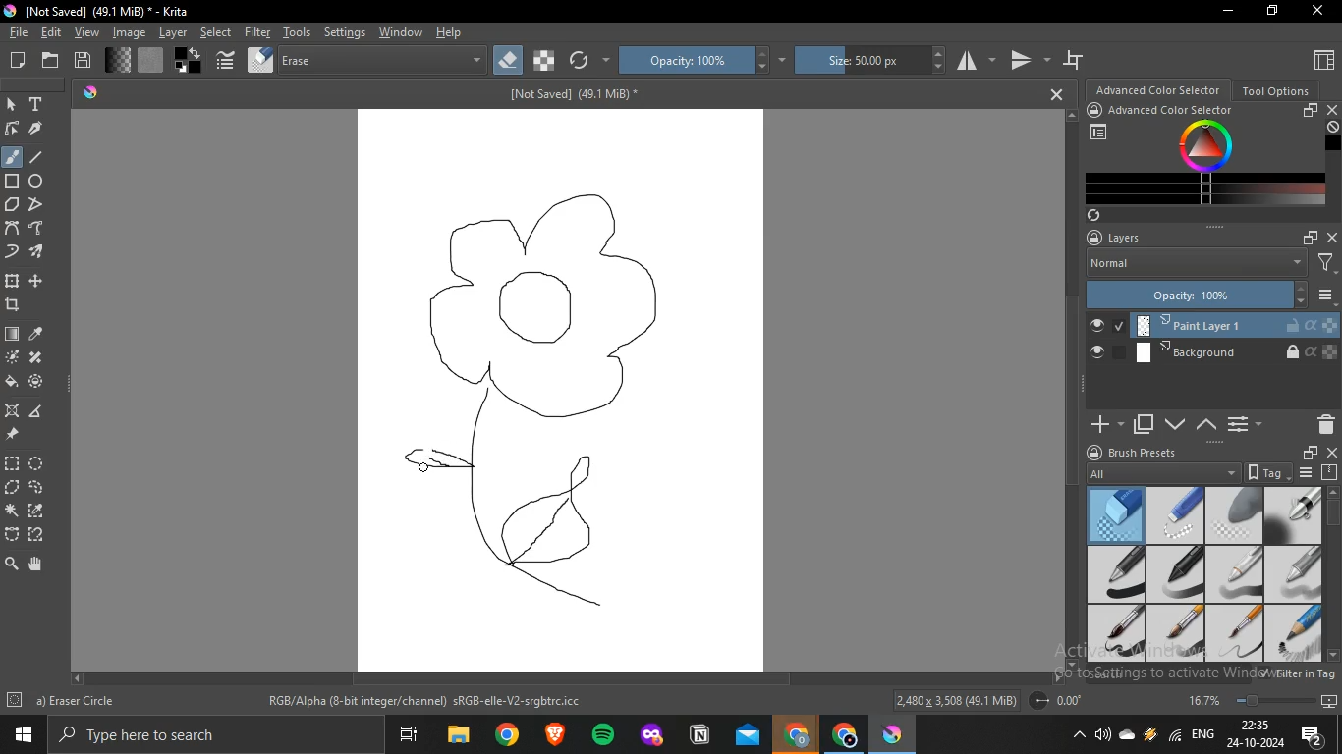 This screenshot has height=754, width=1342. I want to click on Chosose workspace, so click(1100, 133).